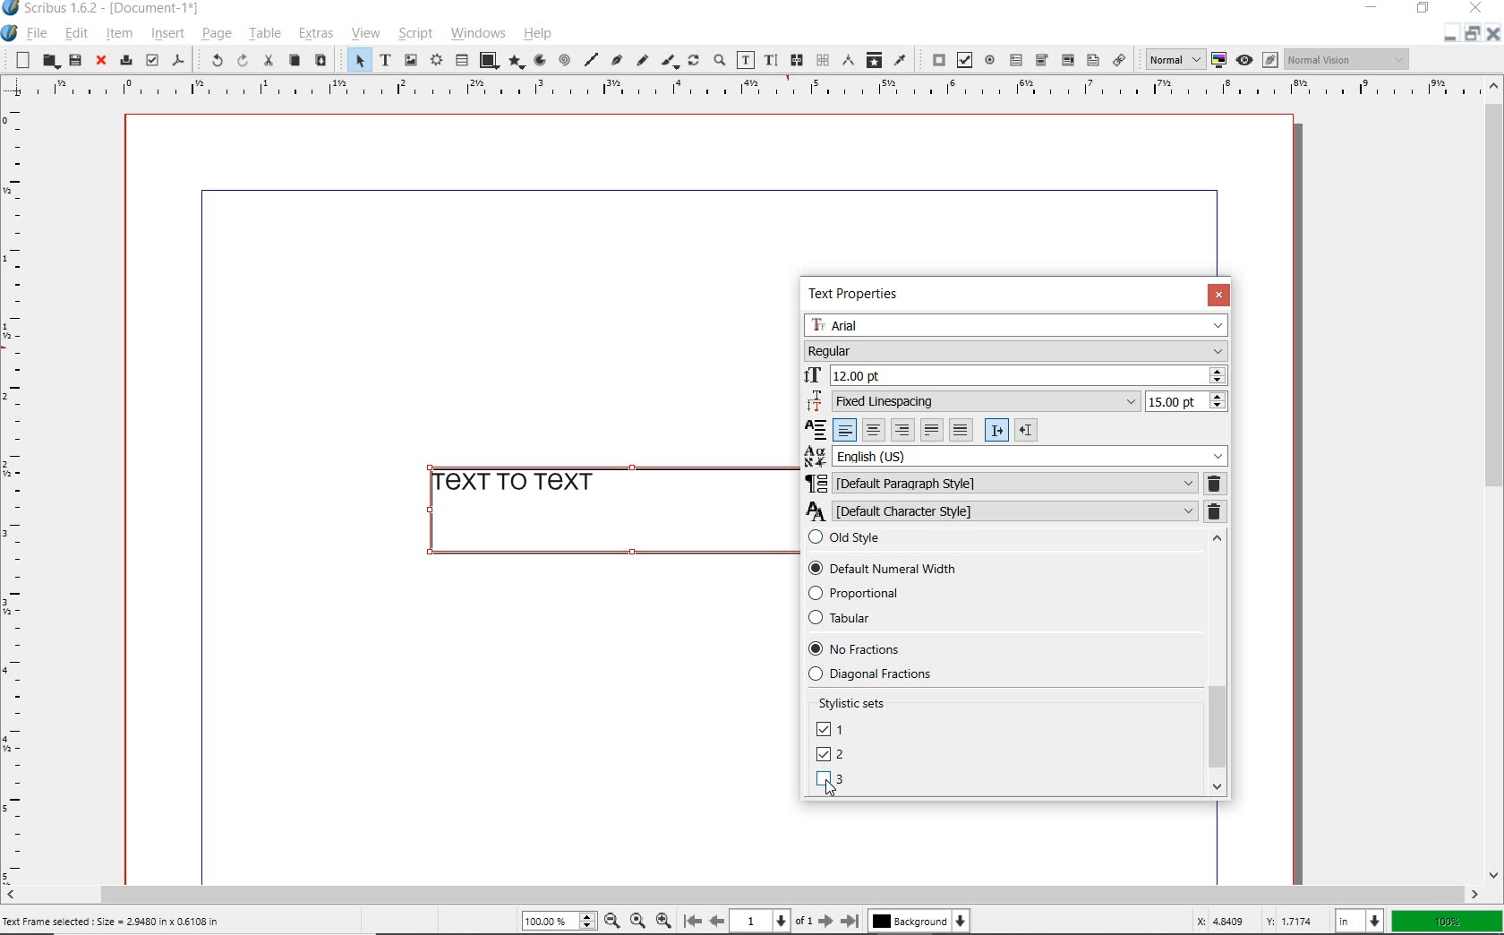  What do you see at coordinates (152, 61) in the screenshot?
I see `preflight verifier` at bounding box center [152, 61].